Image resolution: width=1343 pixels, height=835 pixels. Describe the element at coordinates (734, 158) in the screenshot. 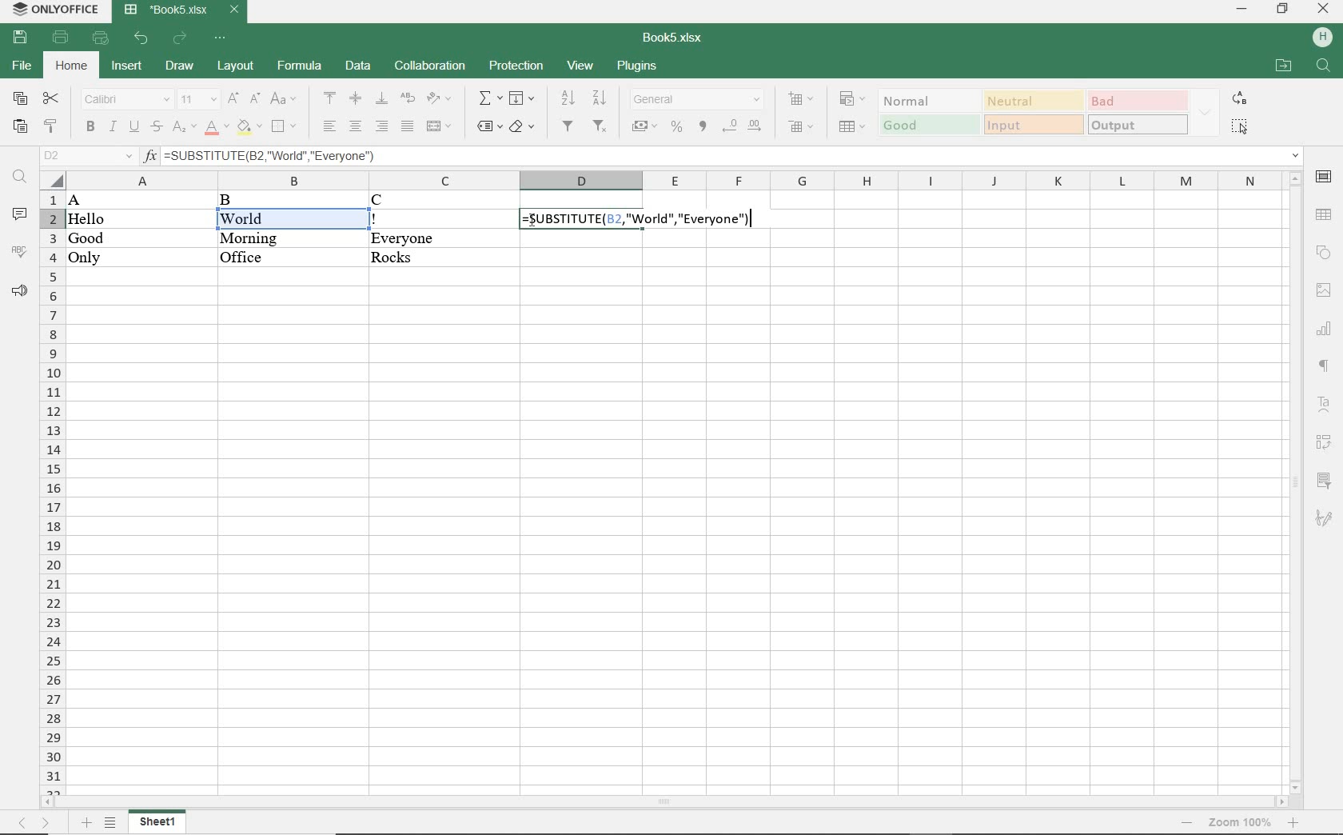

I see `=SUBSTITUTE(B2, "World", "Everyone")` at that location.